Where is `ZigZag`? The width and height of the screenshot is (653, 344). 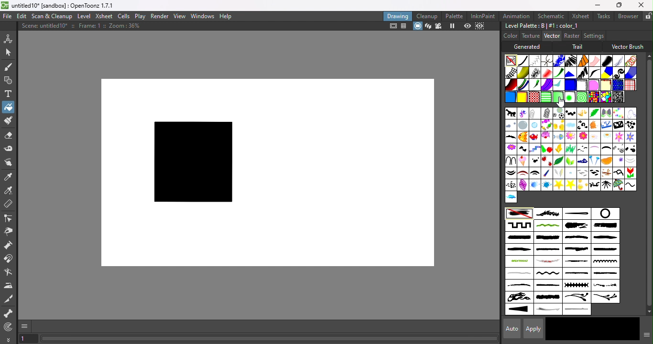 ZigZag is located at coordinates (581, 72).